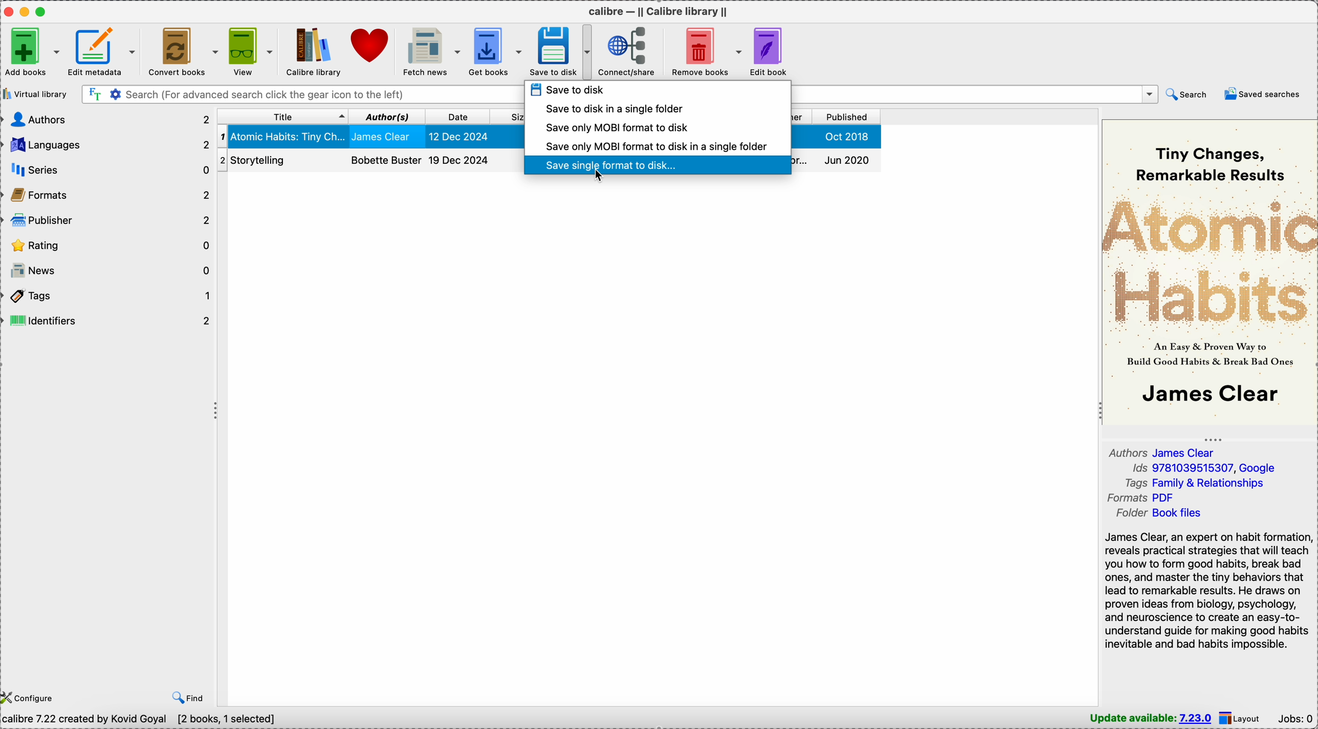 Image resolution: width=1318 pixels, height=729 pixels. I want to click on series, so click(109, 171).